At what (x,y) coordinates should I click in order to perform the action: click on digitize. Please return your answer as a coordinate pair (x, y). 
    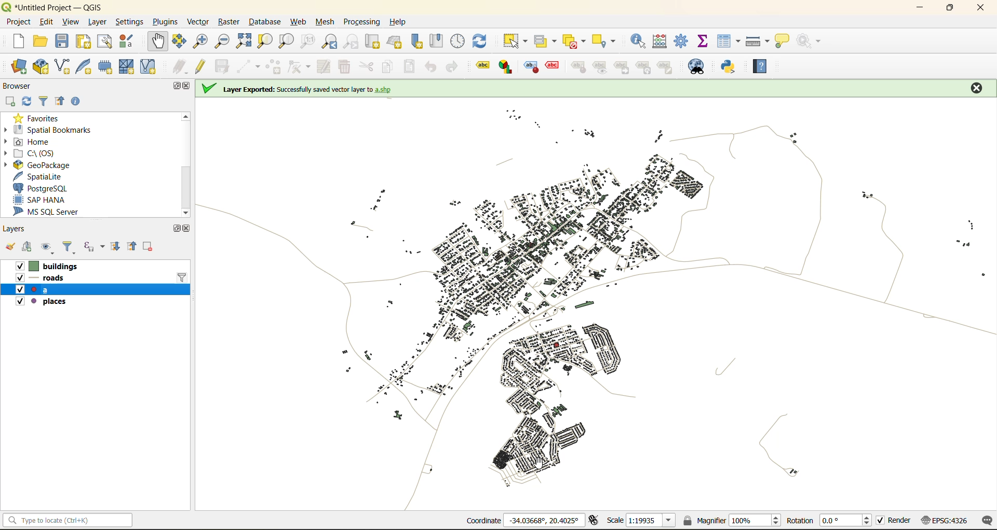
    Looking at the image, I should click on (247, 66).